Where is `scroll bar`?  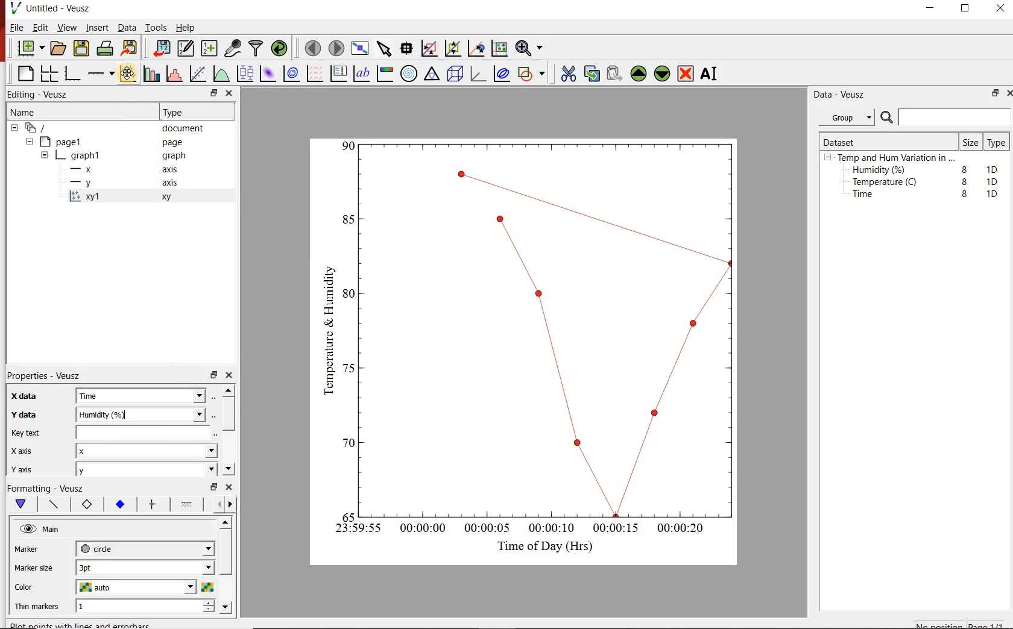 scroll bar is located at coordinates (230, 428).